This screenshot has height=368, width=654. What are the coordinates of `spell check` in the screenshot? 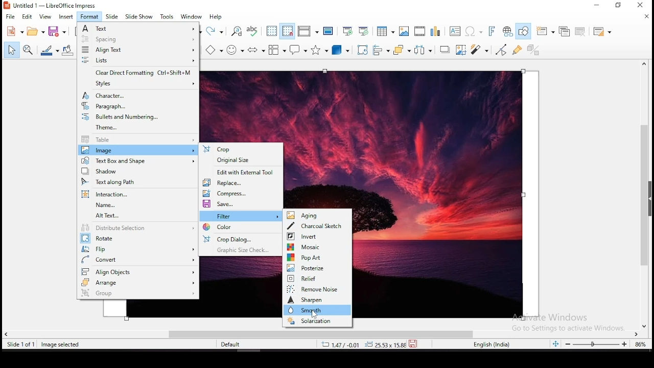 It's located at (253, 30).